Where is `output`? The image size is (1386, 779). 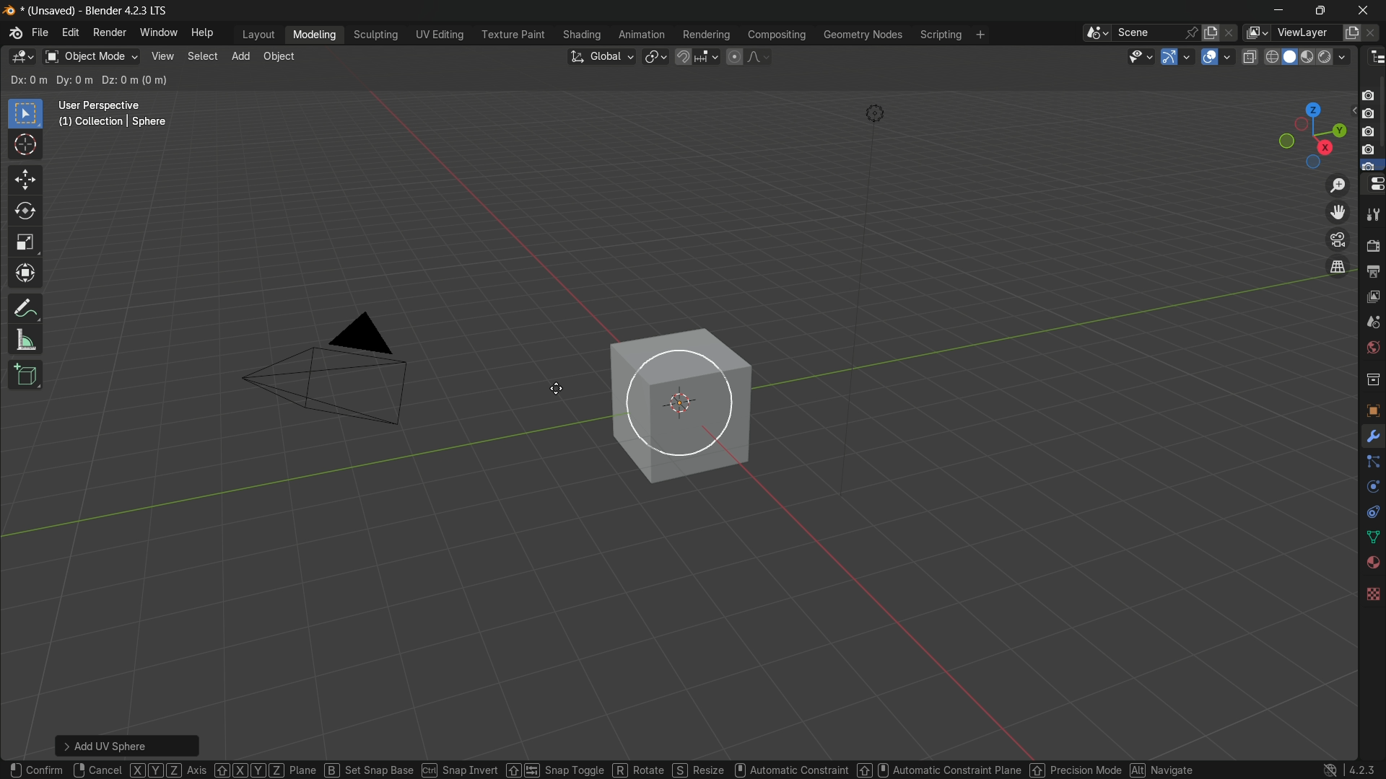
output is located at coordinates (1372, 270).